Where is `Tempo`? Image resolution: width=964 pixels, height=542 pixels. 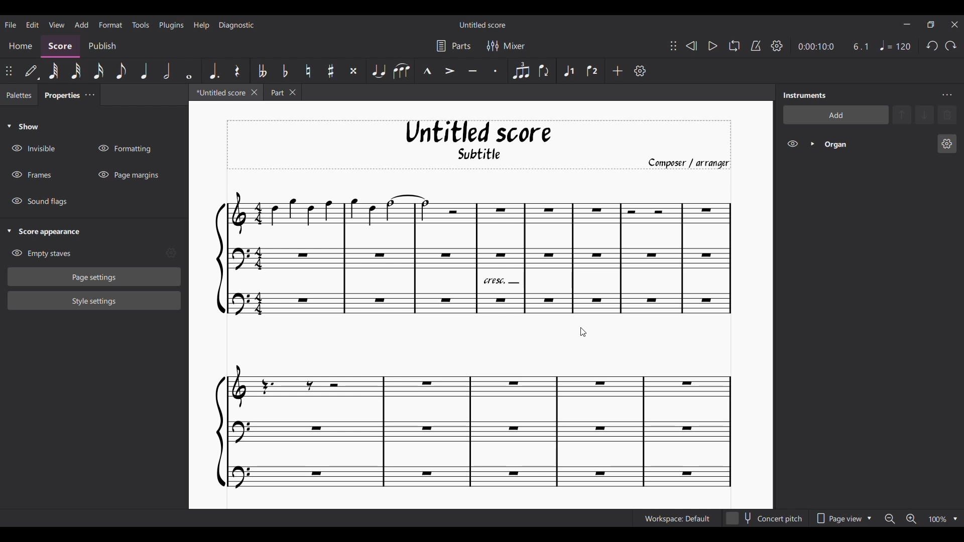
Tempo is located at coordinates (895, 45).